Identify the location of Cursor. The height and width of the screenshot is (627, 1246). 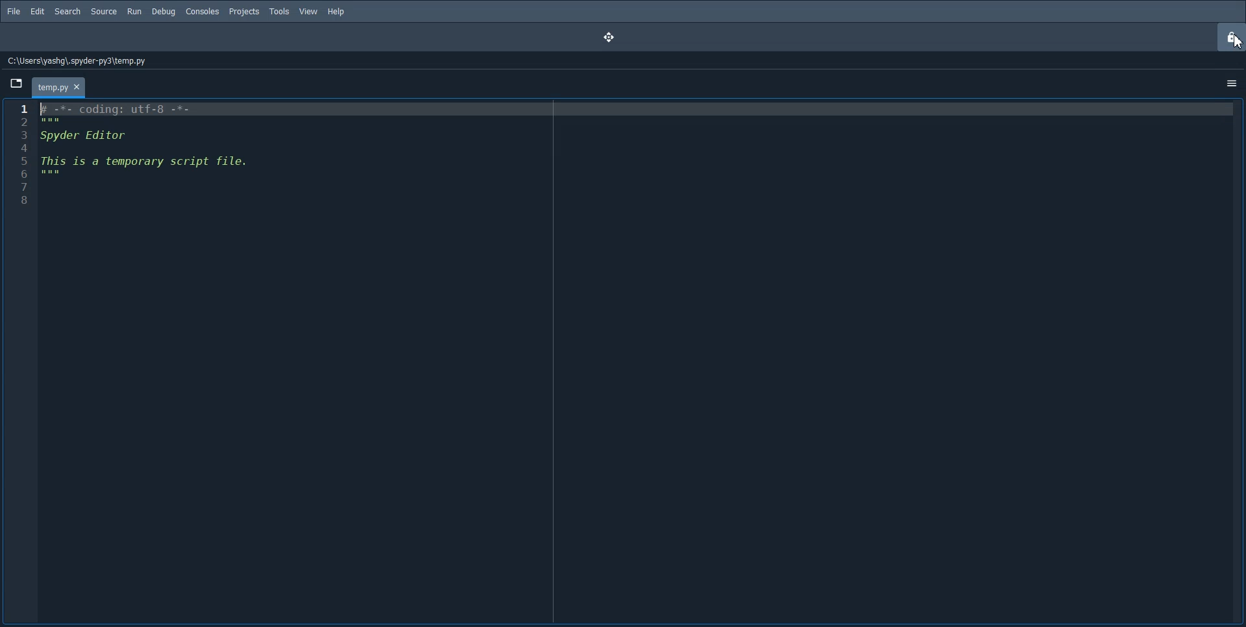
(1237, 43).